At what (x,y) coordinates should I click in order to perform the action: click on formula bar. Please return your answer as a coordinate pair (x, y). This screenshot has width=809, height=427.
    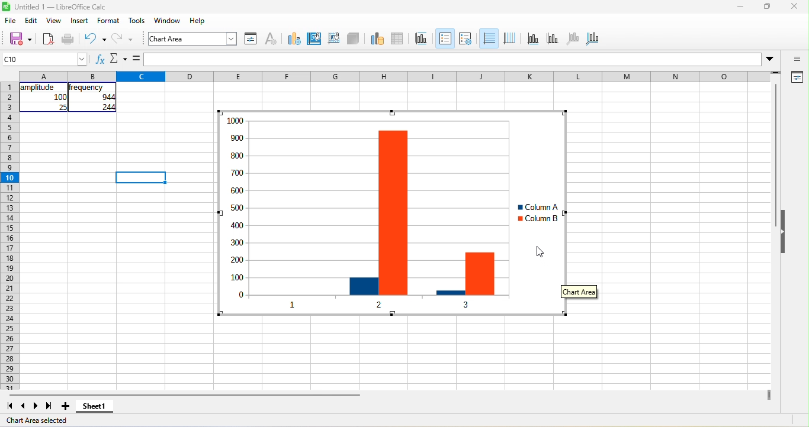
    Looking at the image, I should click on (453, 59).